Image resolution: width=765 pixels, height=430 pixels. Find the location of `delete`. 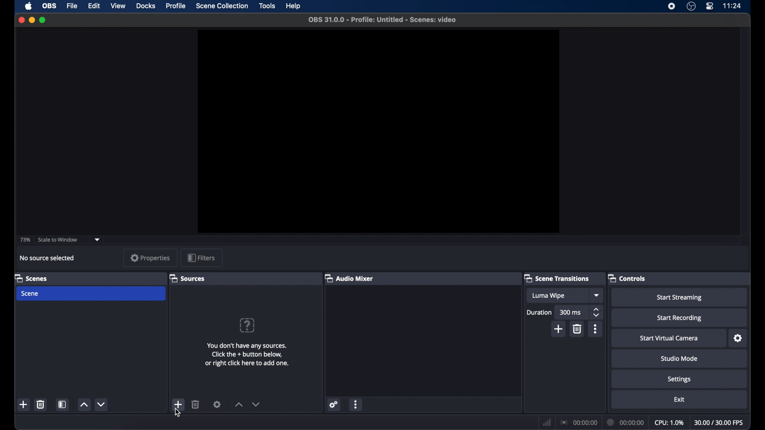

delete is located at coordinates (196, 404).